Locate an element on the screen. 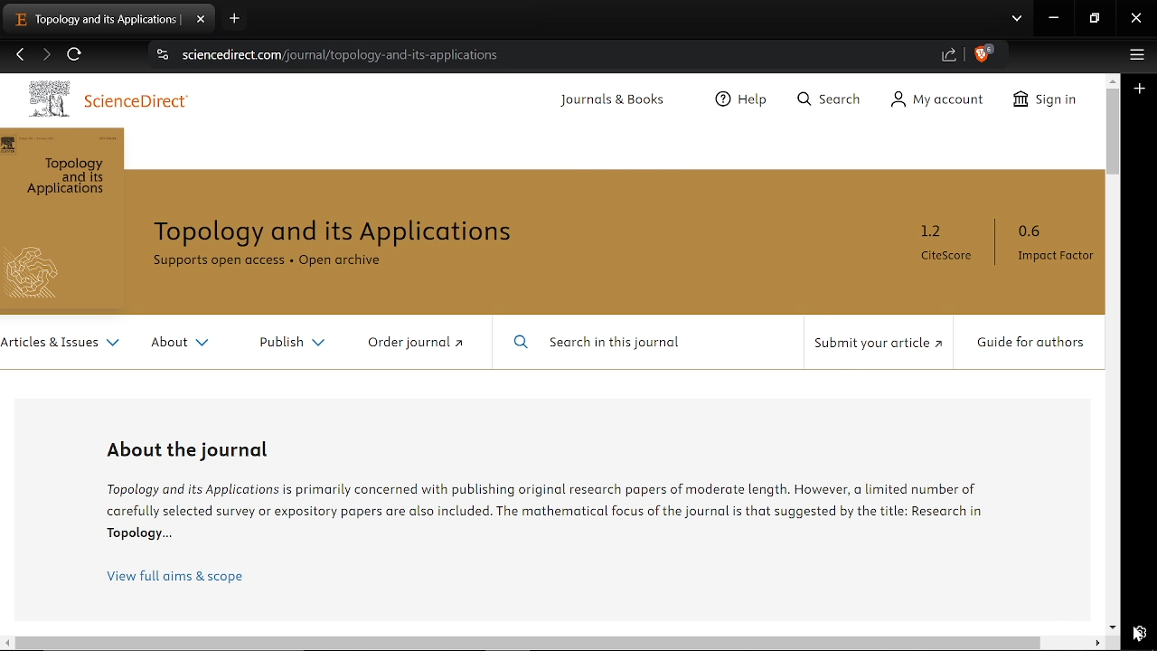  Refesh is located at coordinates (75, 57).